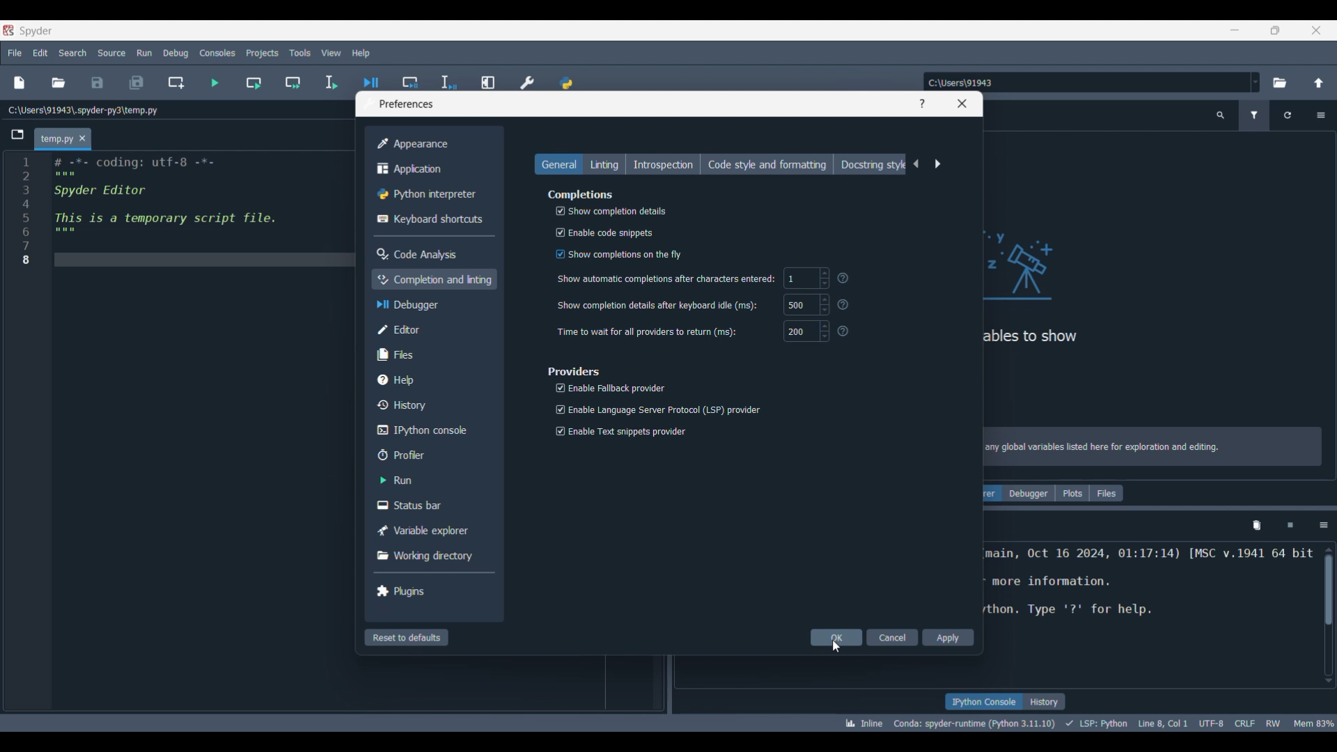  I want to click on Status bar, so click(430, 504).